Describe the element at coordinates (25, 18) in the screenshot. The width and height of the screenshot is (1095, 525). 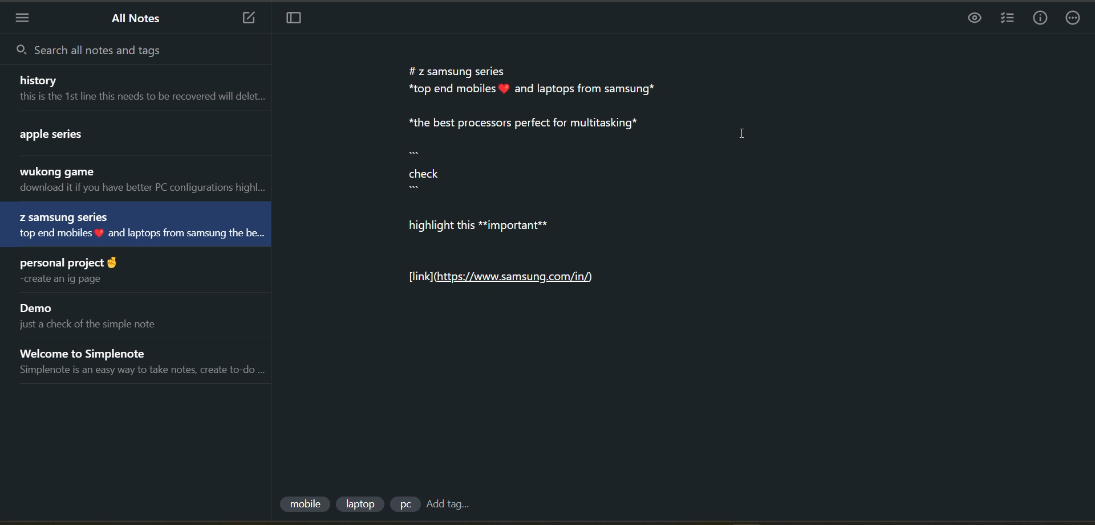
I see `menu` at that location.